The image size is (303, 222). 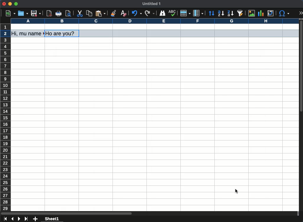 What do you see at coordinates (198, 13) in the screenshot?
I see `column` at bounding box center [198, 13].